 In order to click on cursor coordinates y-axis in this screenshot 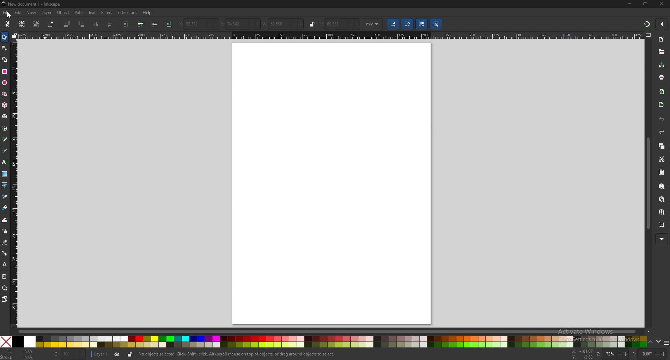, I will do `click(582, 358)`.